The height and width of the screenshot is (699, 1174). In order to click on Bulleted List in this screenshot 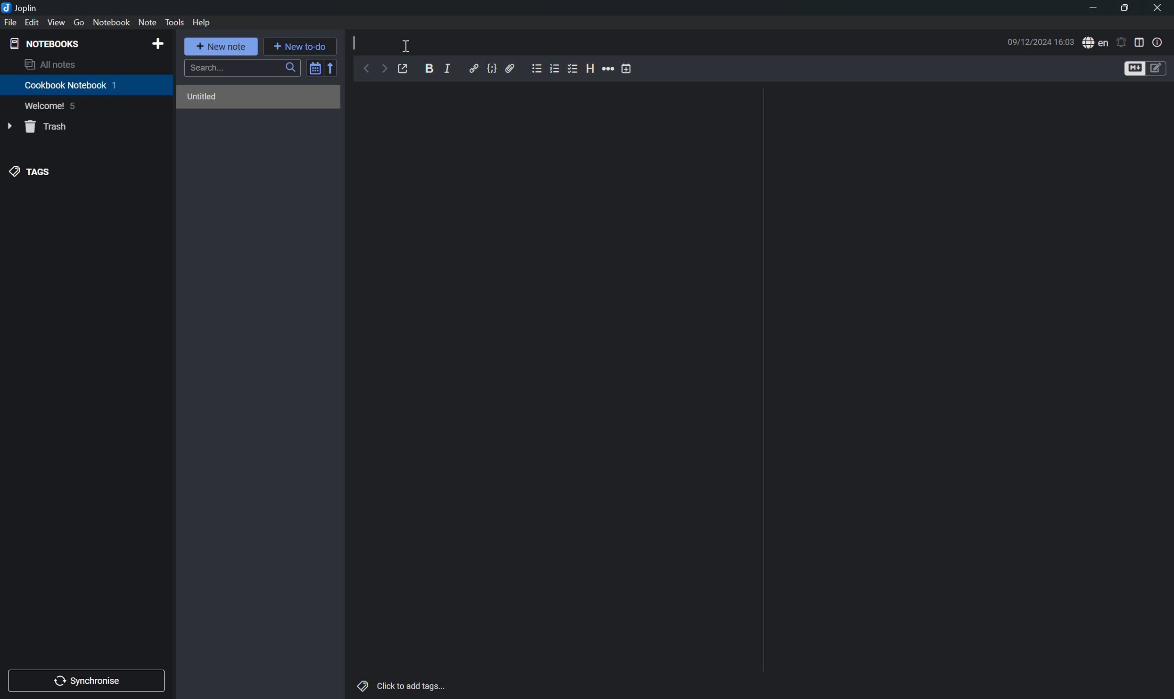, I will do `click(535, 69)`.